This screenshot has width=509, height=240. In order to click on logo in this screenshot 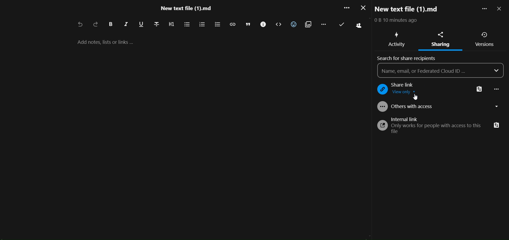, I will do `click(381, 107)`.